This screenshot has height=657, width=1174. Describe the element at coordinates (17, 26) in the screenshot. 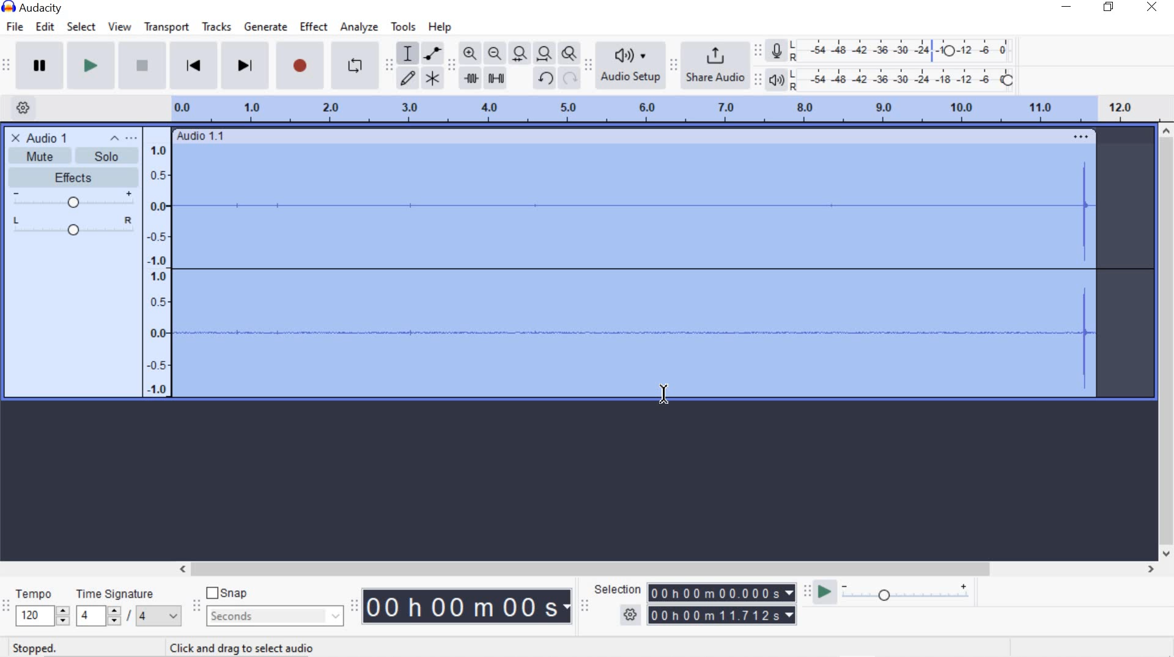

I see `file` at that location.